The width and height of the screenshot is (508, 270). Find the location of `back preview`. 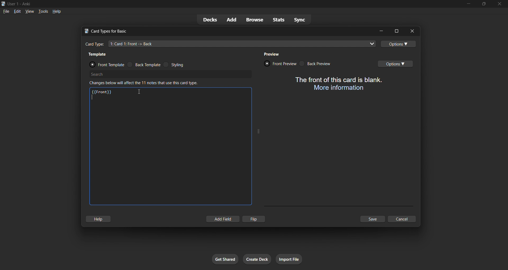

back preview is located at coordinates (319, 64).